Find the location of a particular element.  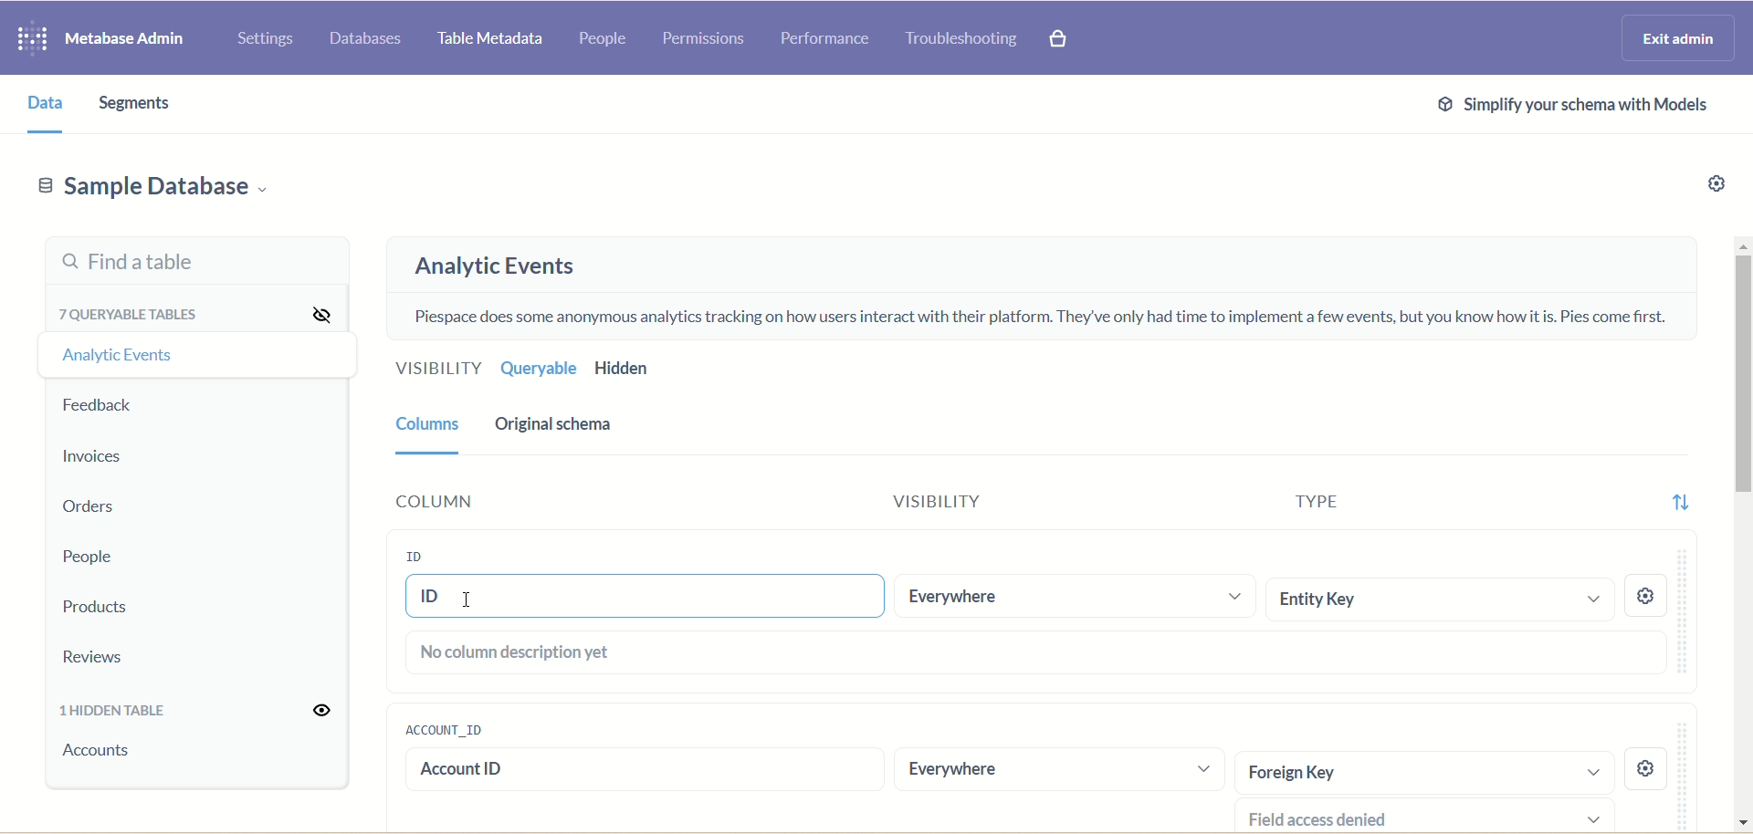

Table metadata is located at coordinates (492, 39).